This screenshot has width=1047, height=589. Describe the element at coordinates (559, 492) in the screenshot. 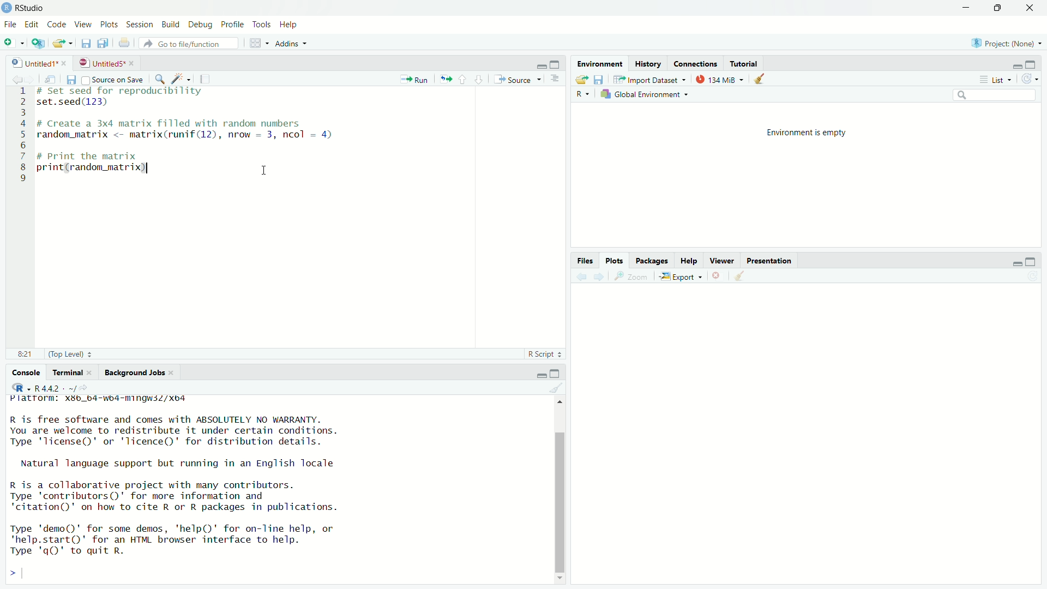

I see `scroll bar` at that location.